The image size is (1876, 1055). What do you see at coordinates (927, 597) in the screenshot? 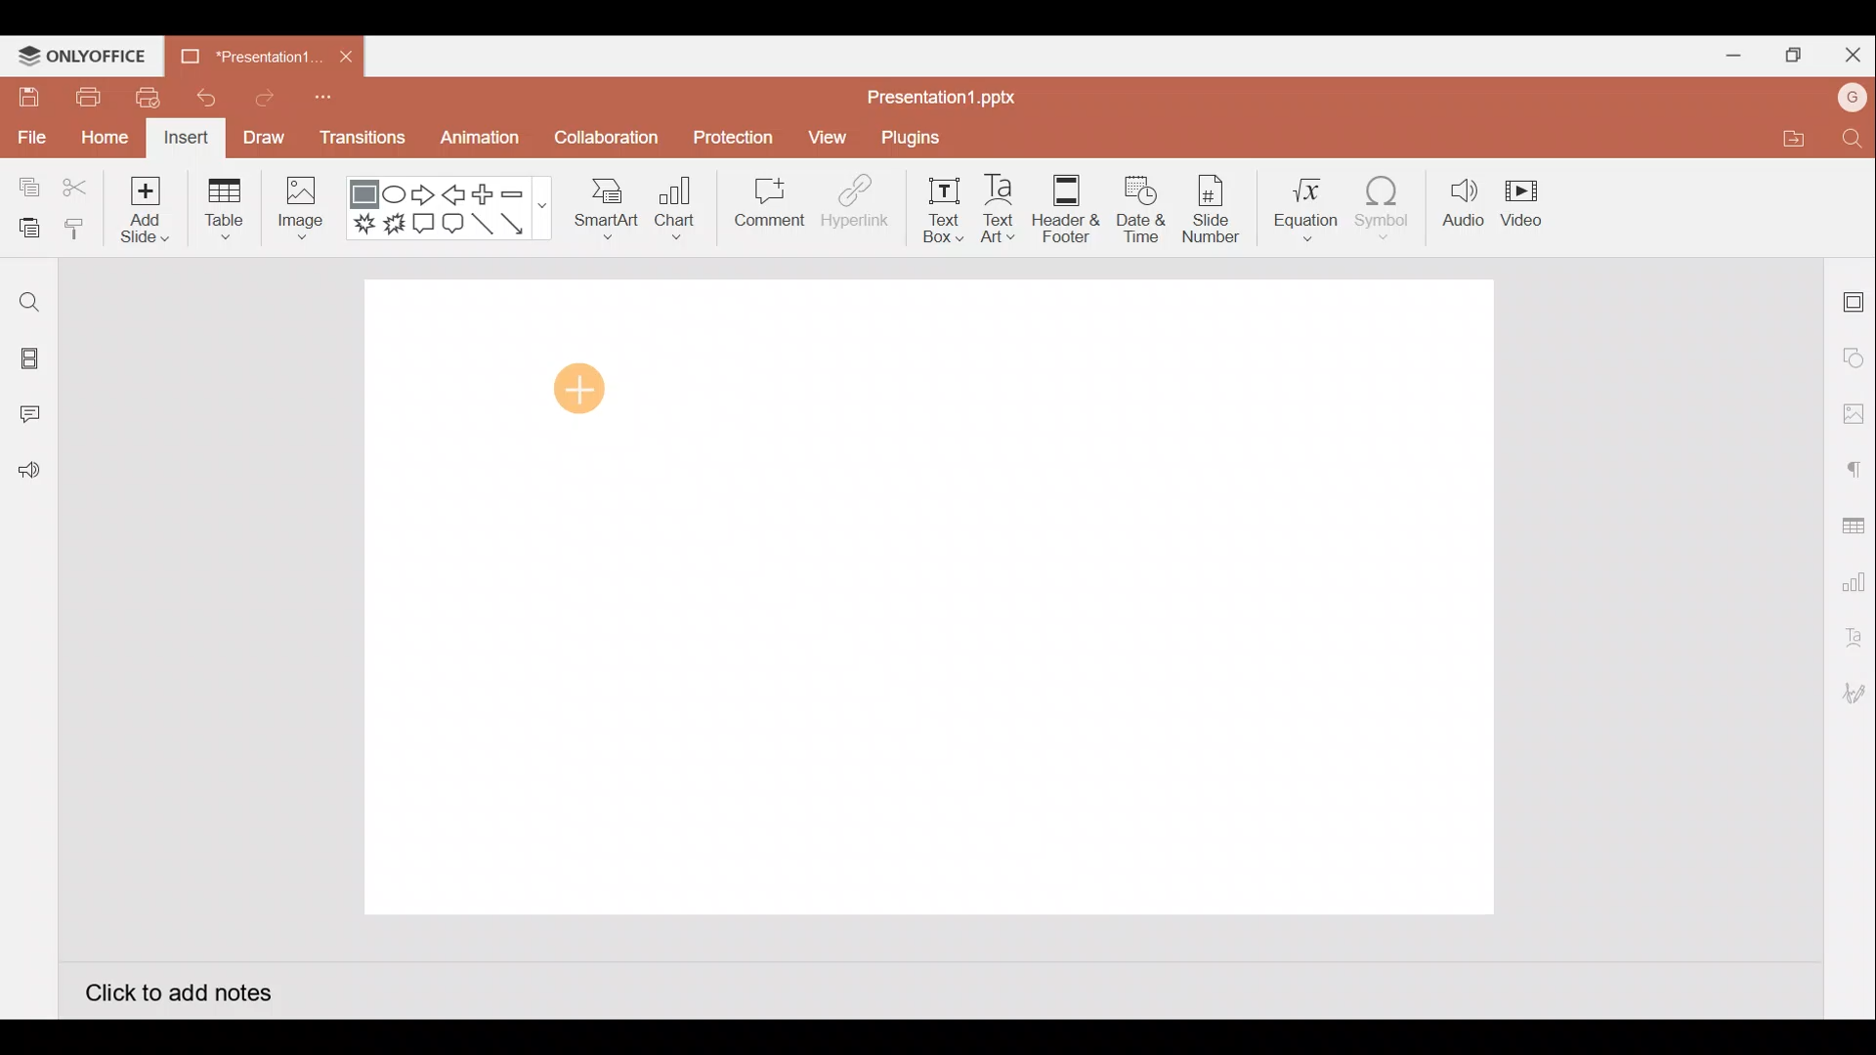
I see `Presentation slide` at bounding box center [927, 597].